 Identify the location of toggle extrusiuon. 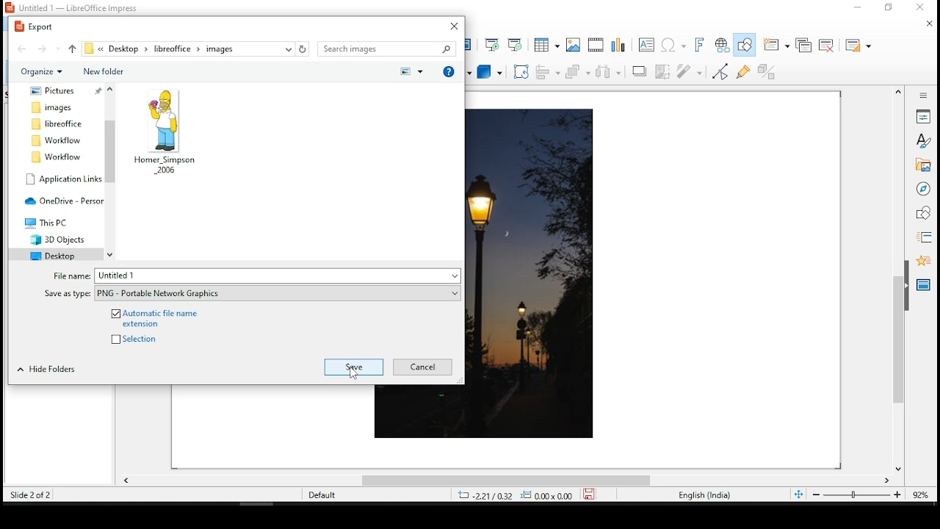
(771, 71).